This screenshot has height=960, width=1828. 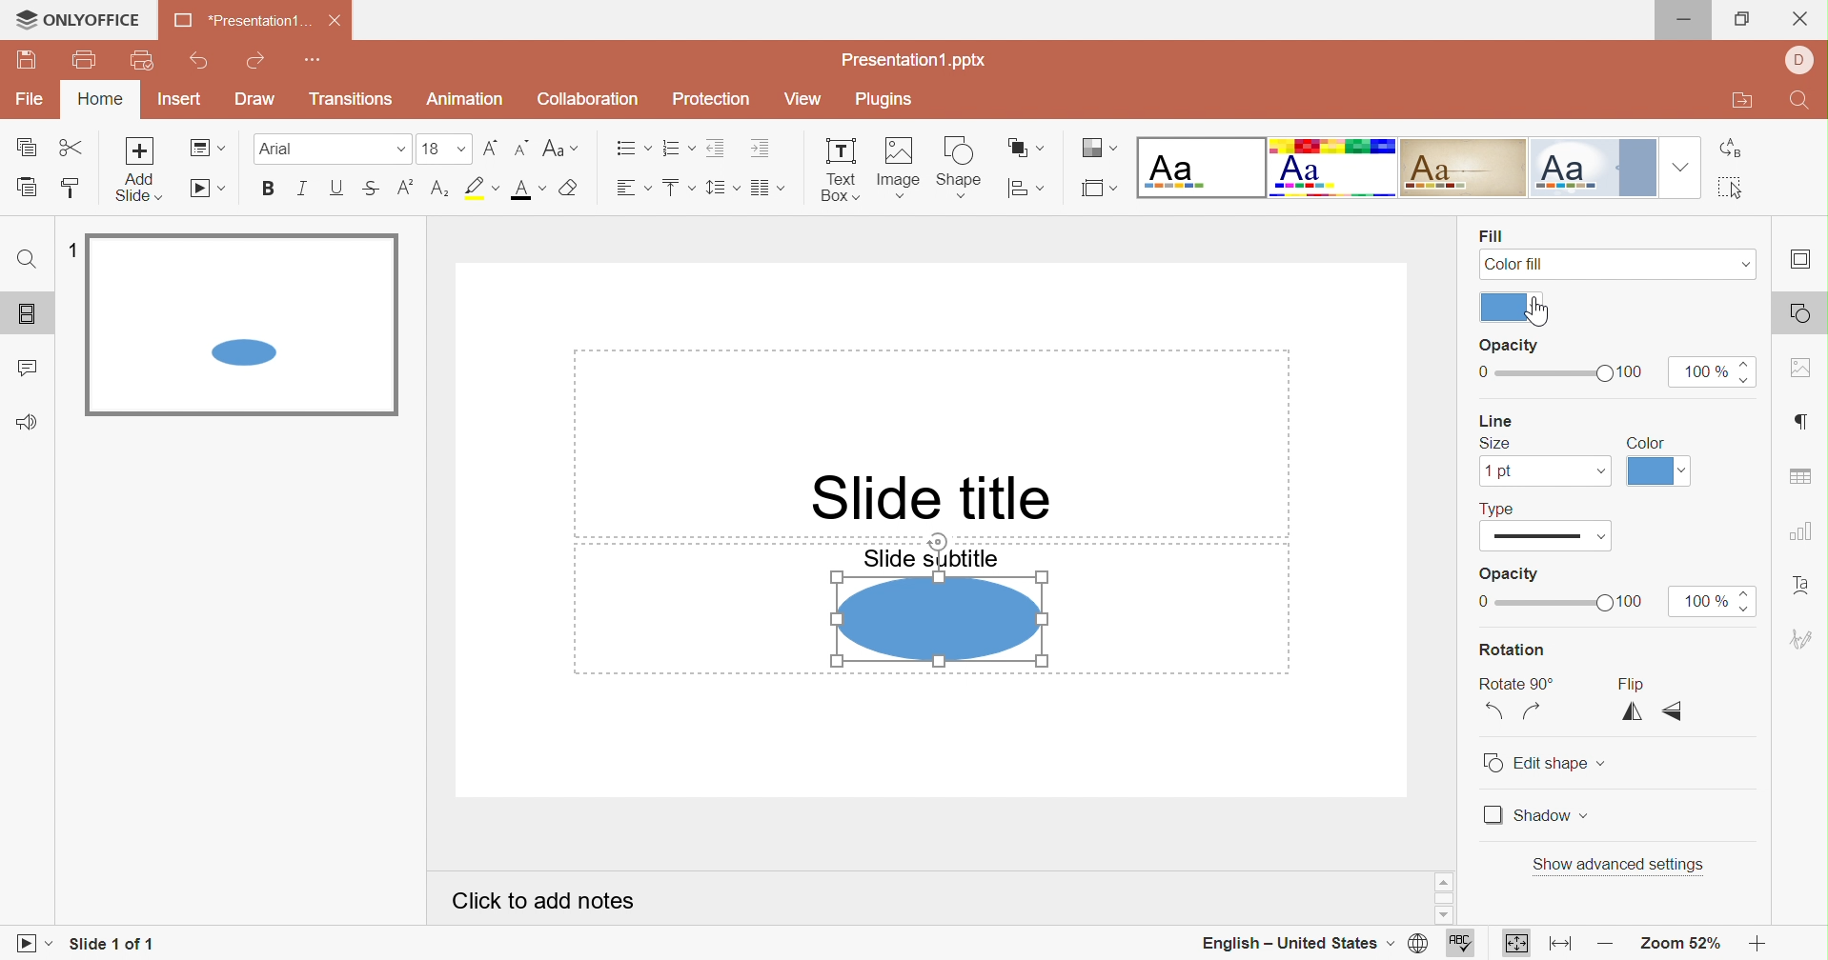 I want to click on Image, so click(x=900, y=169).